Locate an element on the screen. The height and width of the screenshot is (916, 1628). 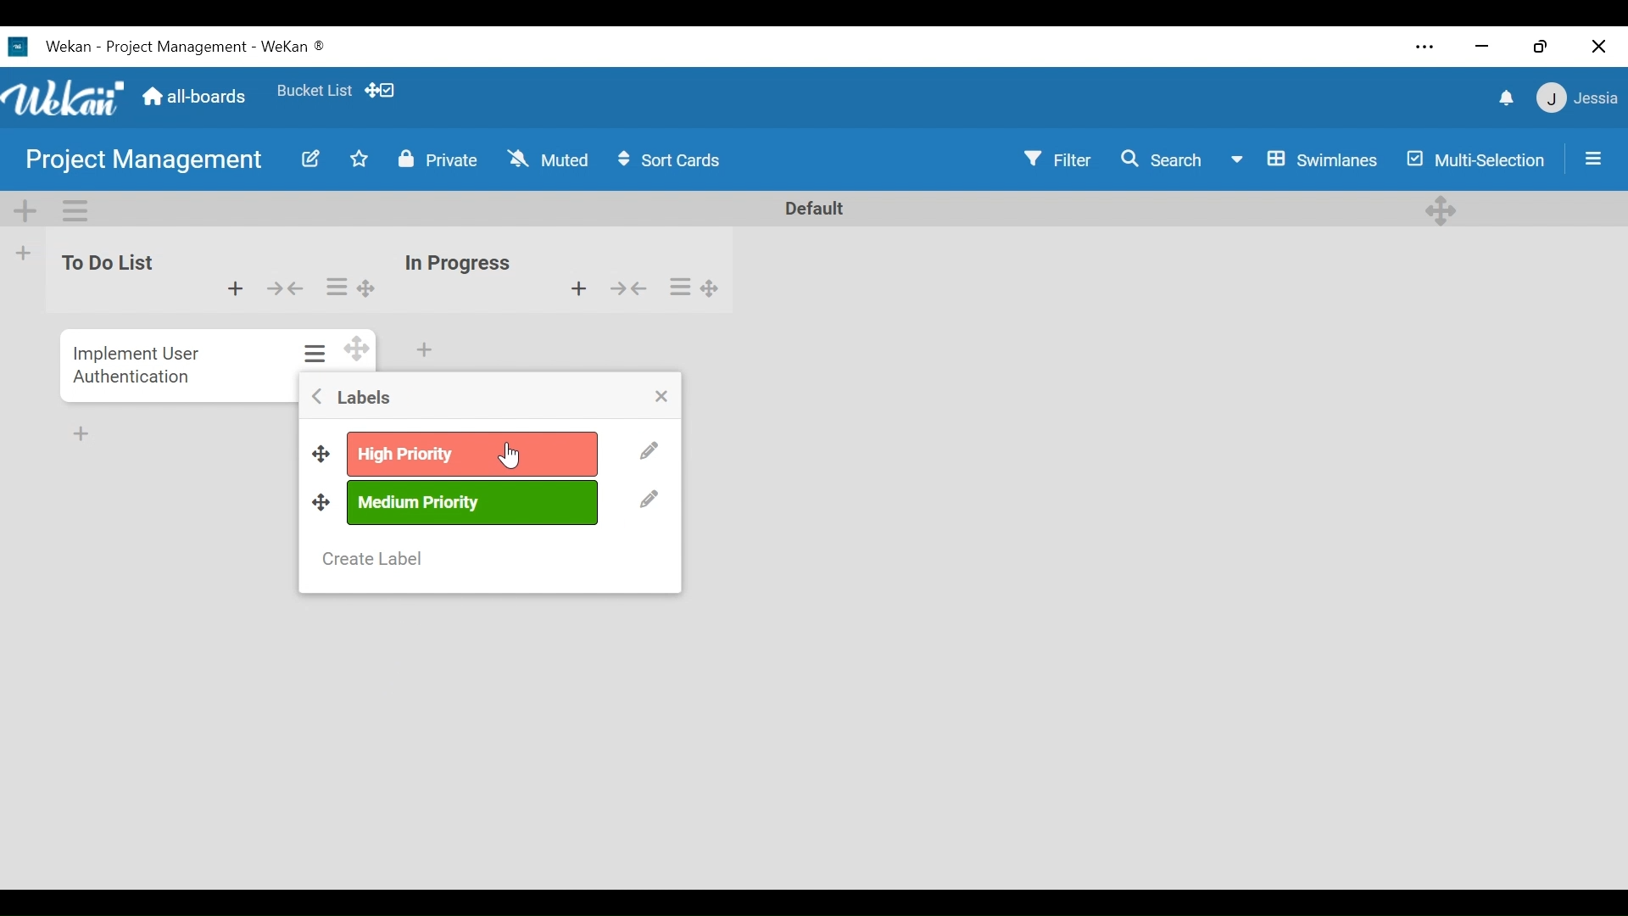
Close is located at coordinates (1596, 47).